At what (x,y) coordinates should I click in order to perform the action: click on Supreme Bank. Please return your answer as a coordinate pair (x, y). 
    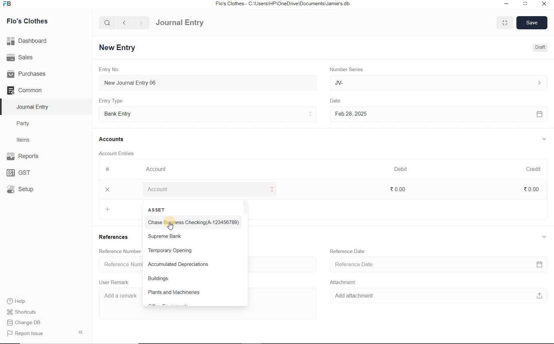
    Looking at the image, I should click on (165, 236).